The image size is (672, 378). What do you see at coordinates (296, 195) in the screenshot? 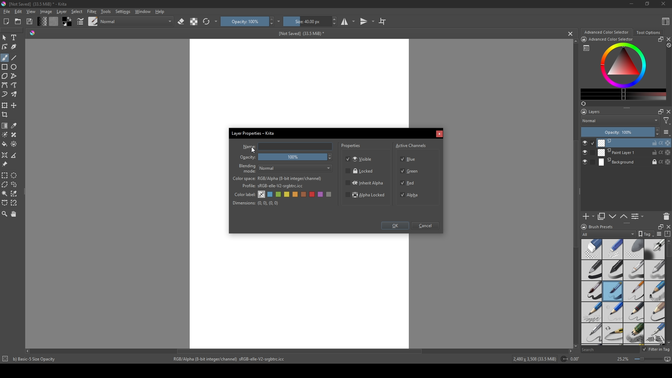
I see `yellow` at bounding box center [296, 195].